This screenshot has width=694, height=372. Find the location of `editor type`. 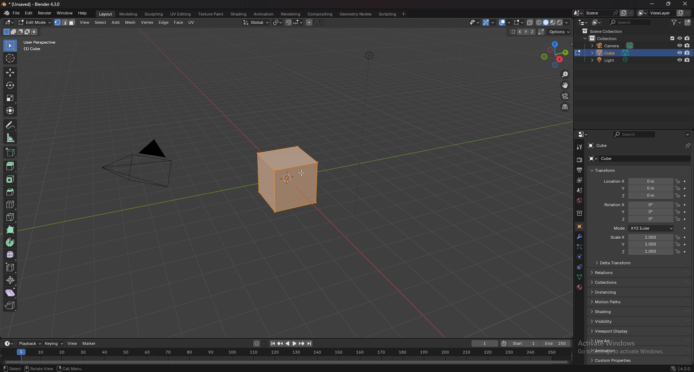

editor type is located at coordinates (10, 23).